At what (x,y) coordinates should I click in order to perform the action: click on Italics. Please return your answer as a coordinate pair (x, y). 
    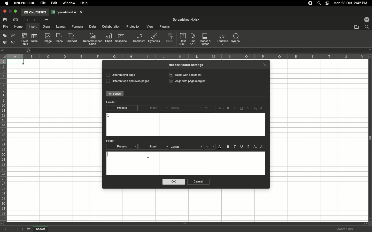
    Looking at the image, I should click on (235, 147).